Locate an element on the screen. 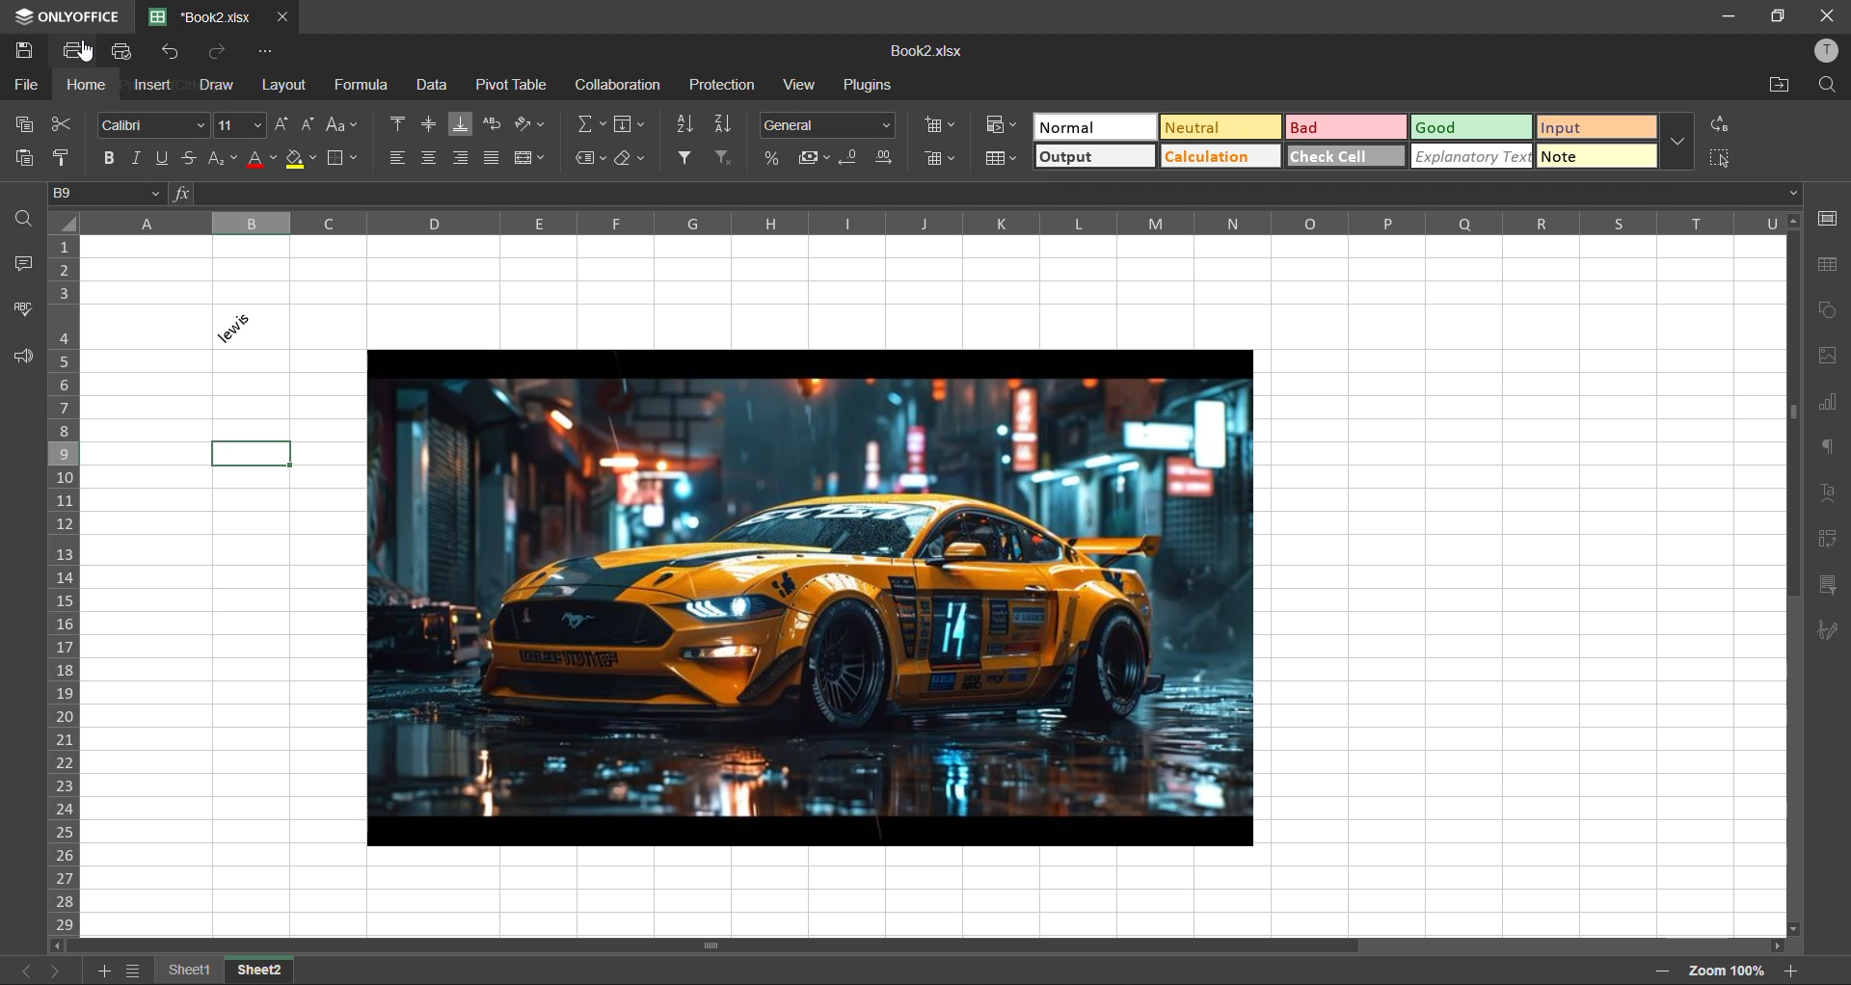 The height and width of the screenshot is (985, 1851). scroll right is located at coordinates (1772, 945).